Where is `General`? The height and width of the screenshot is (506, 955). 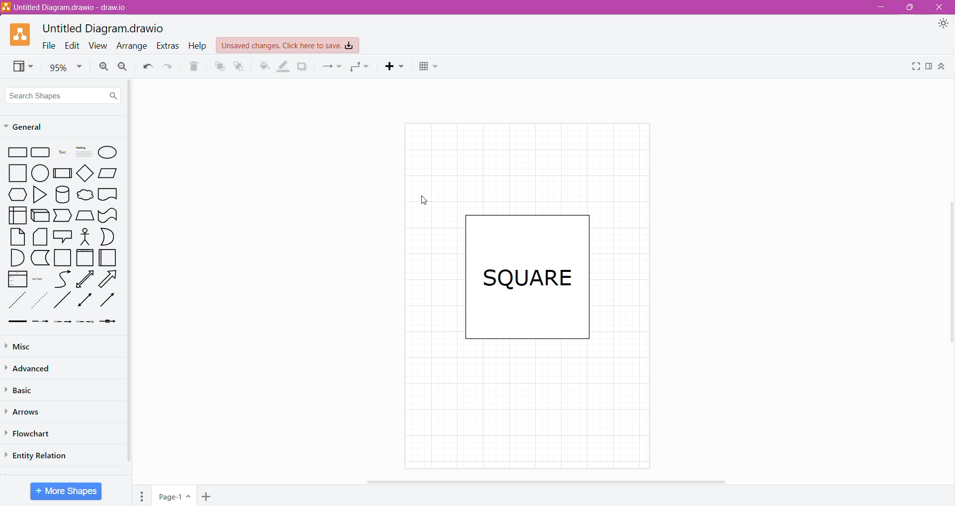
General is located at coordinates (33, 128).